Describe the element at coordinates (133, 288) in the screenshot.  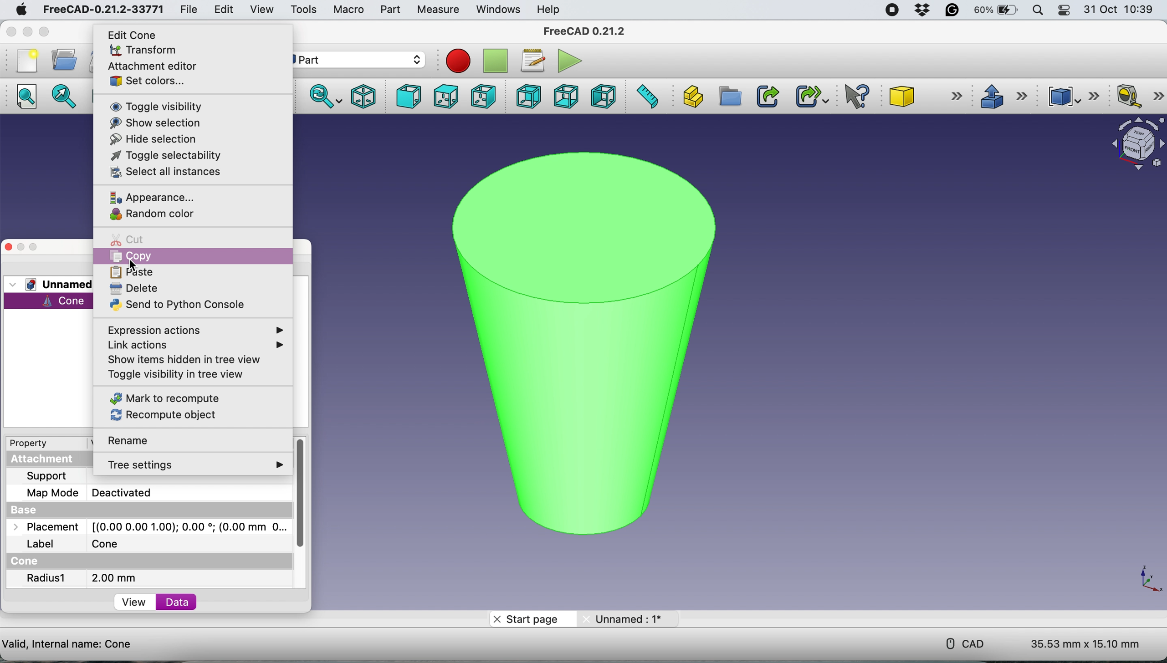
I see `delete` at that location.